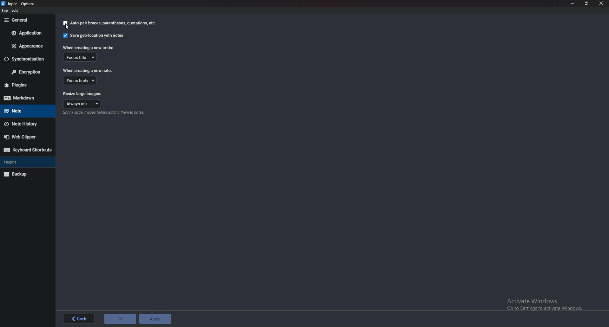 This screenshot has height=327, width=609. What do you see at coordinates (28, 150) in the screenshot?
I see `Keyboard shortcuts` at bounding box center [28, 150].